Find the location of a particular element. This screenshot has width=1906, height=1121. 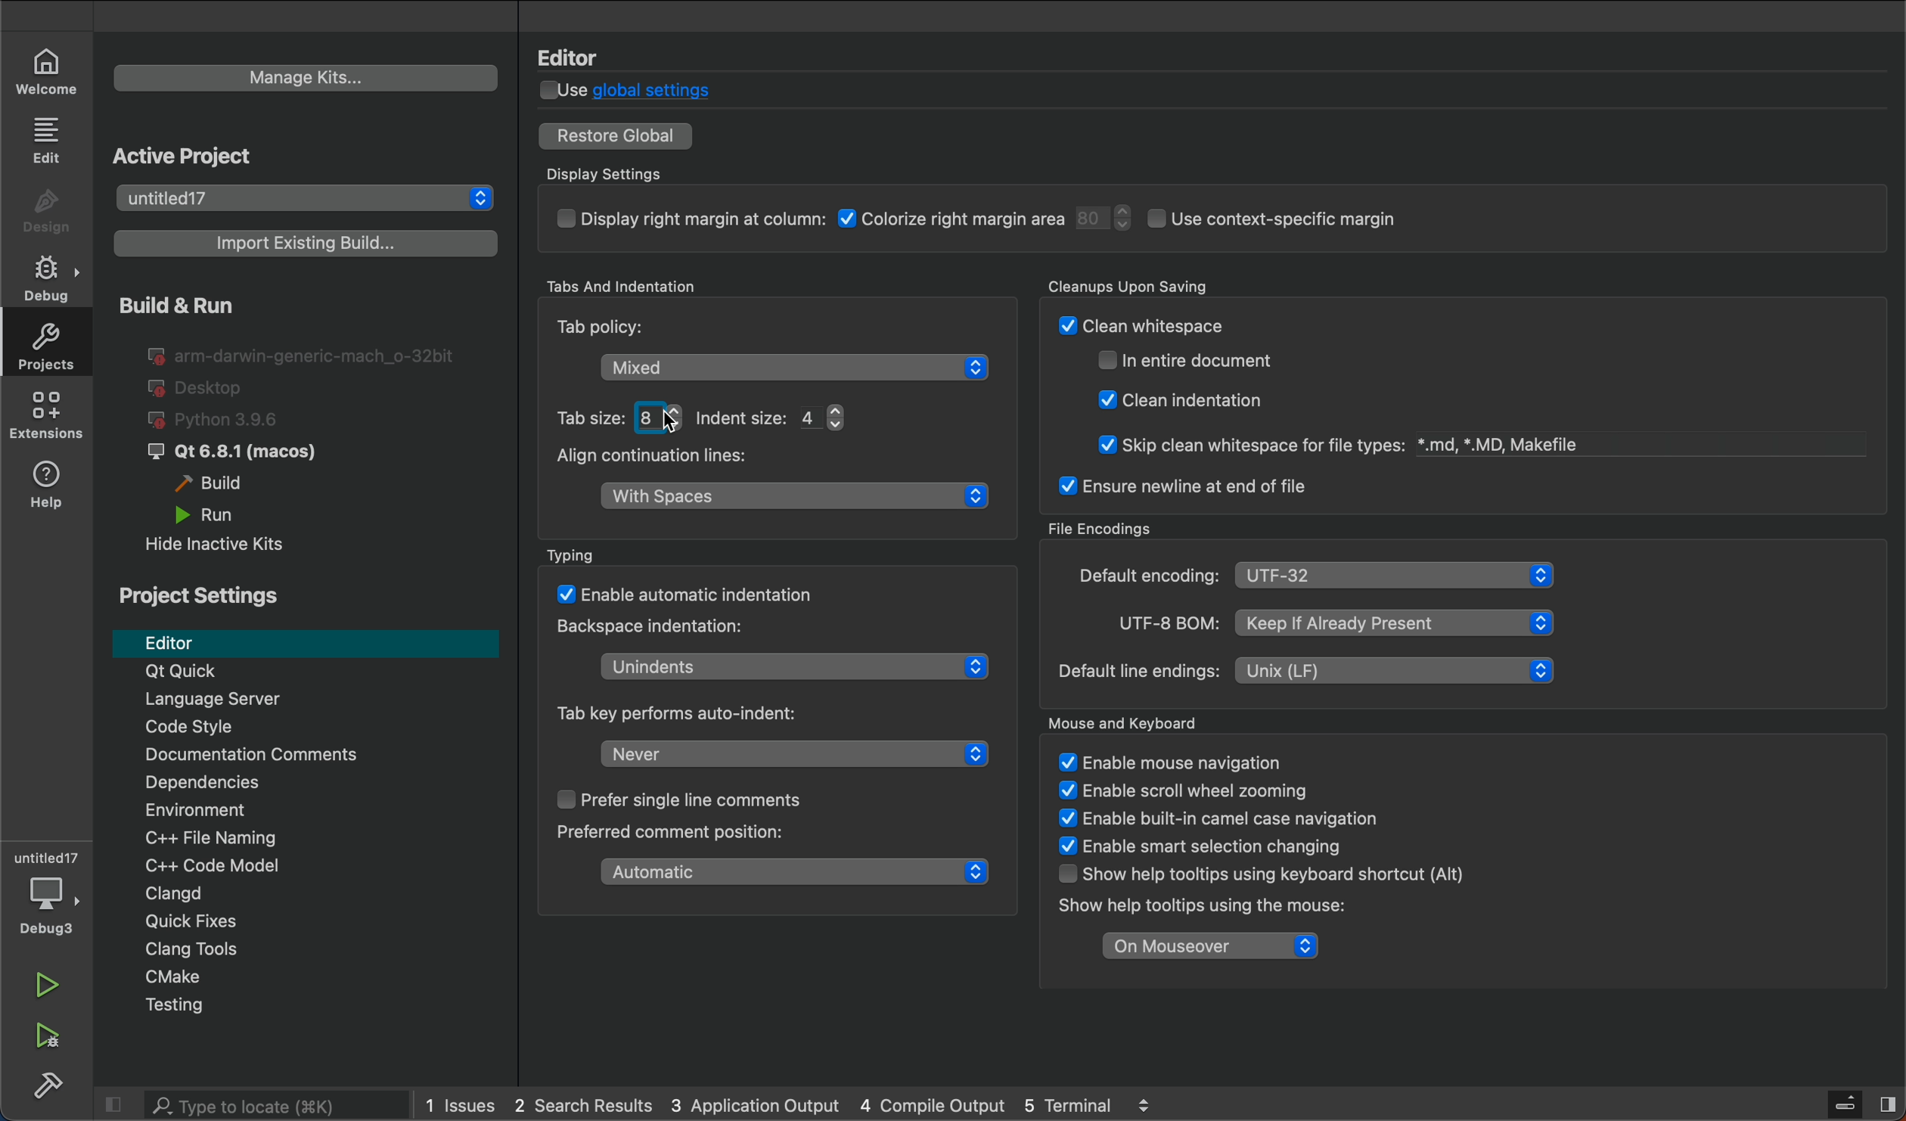

run and debug is located at coordinates (43, 1042).